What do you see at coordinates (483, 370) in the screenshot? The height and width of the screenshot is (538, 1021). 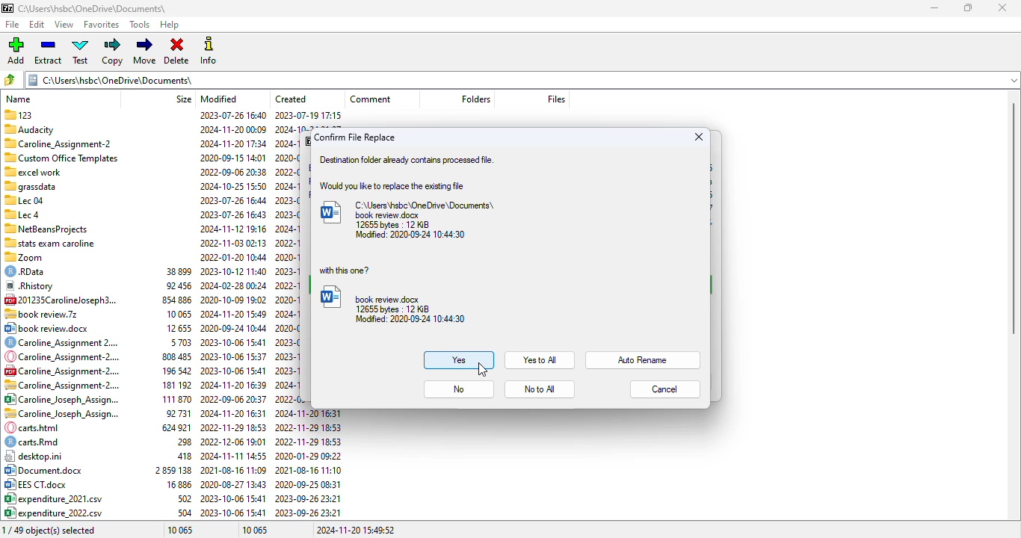 I see `cursor` at bounding box center [483, 370].